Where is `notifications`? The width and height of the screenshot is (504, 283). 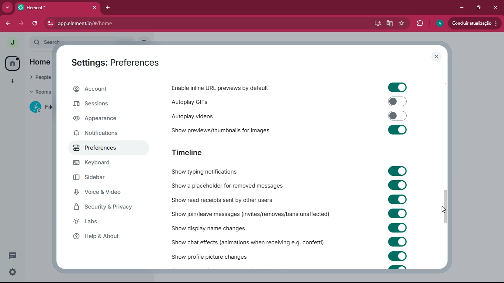 notifications is located at coordinates (103, 133).